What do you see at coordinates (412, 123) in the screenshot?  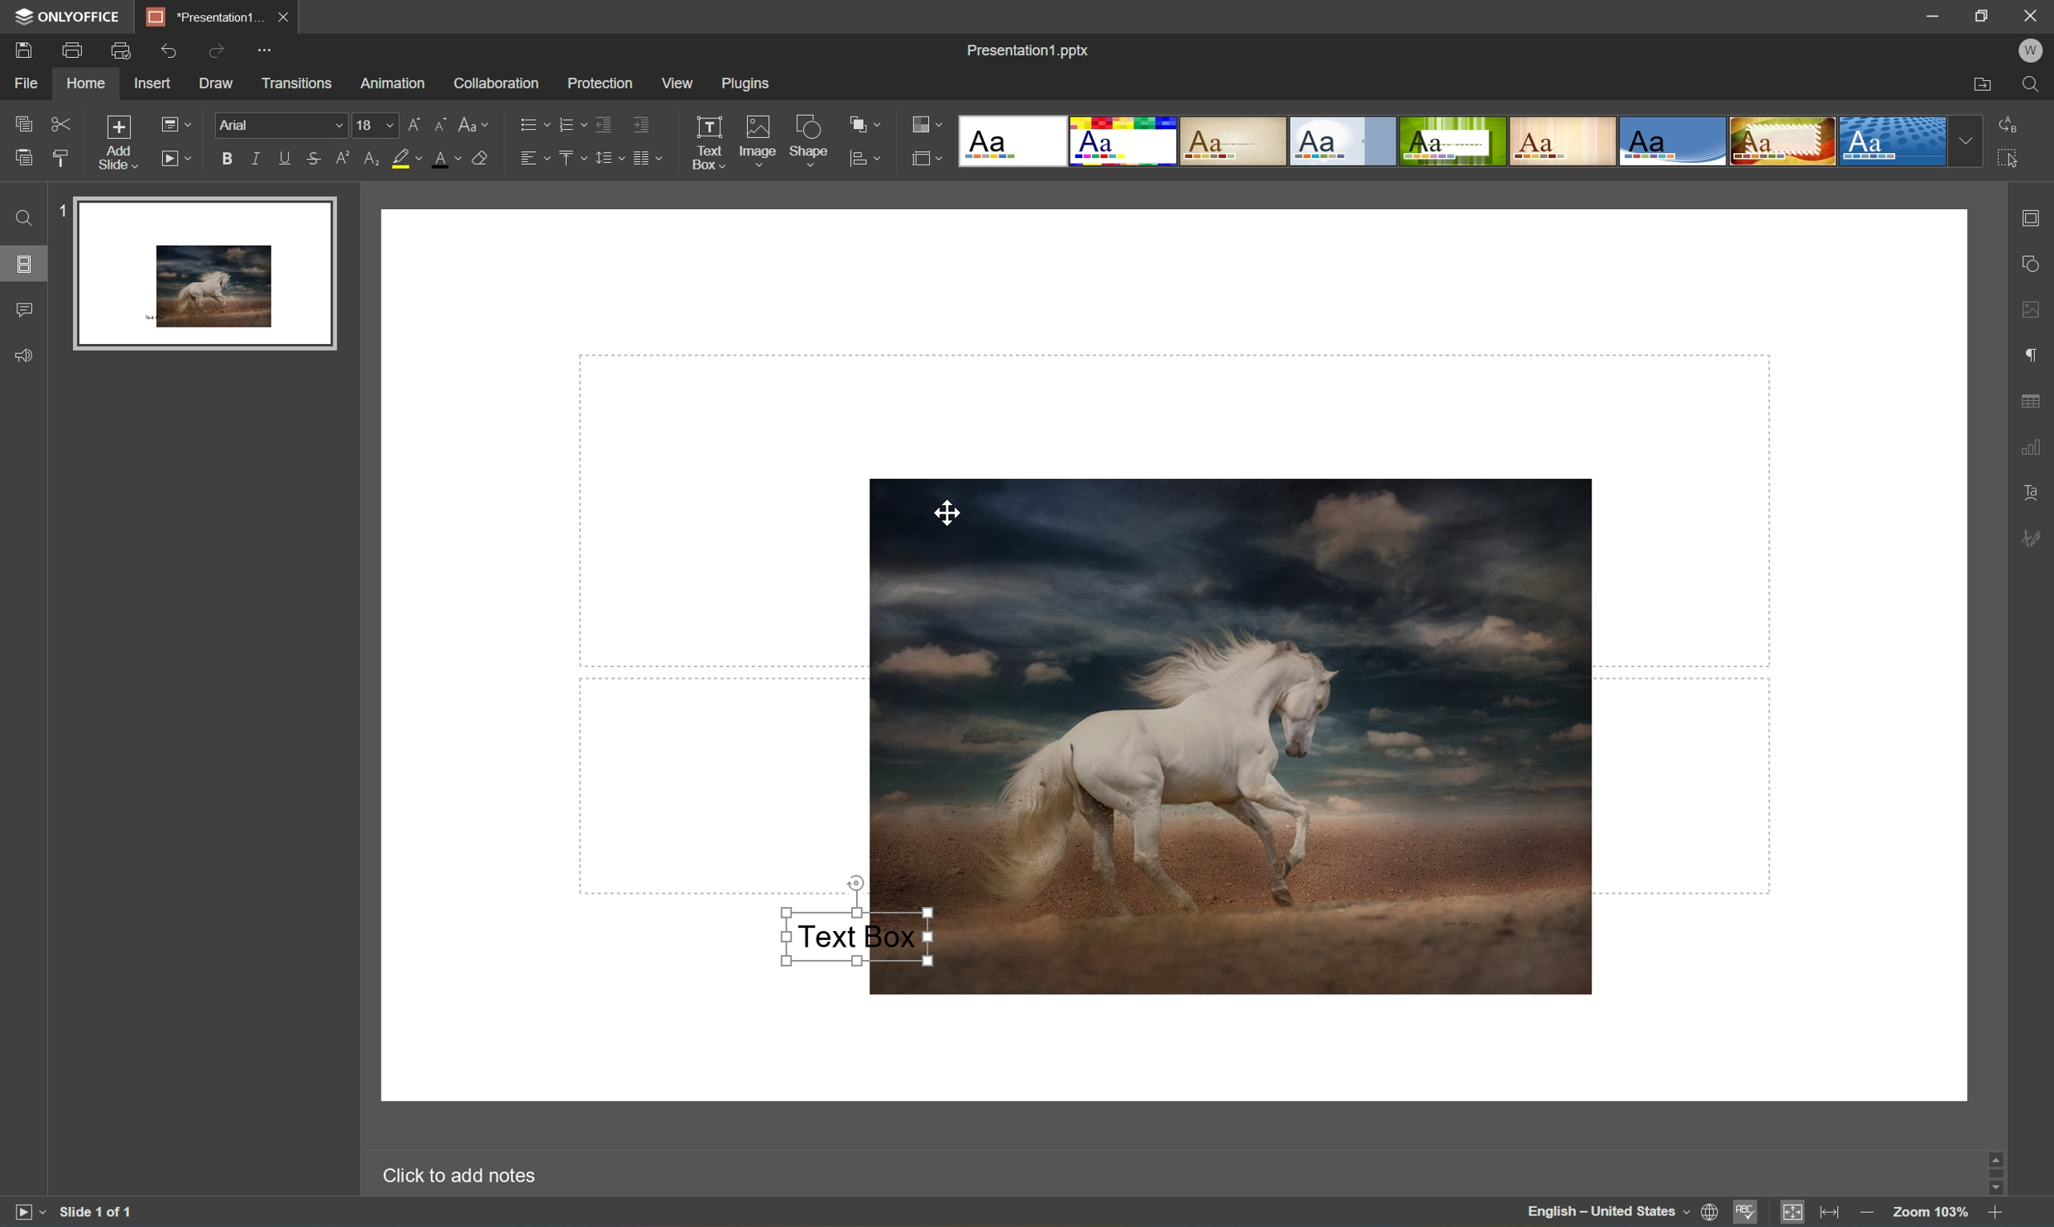 I see `Increment font size` at bounding box center [412, 123].